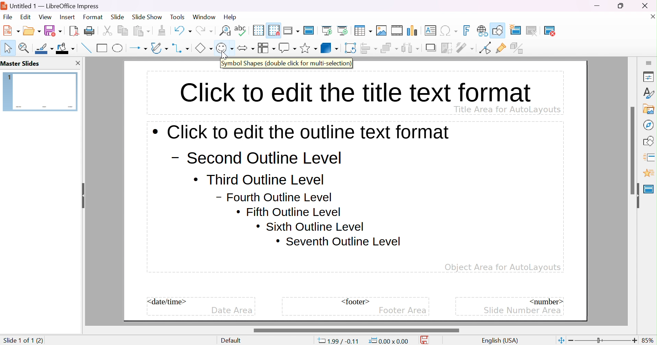 The width and height of the screenshot is (657, 345). What do you see at coordinates (246, 48) in the screenshot?
I see `block arrows` at bounding box center [246, 48].